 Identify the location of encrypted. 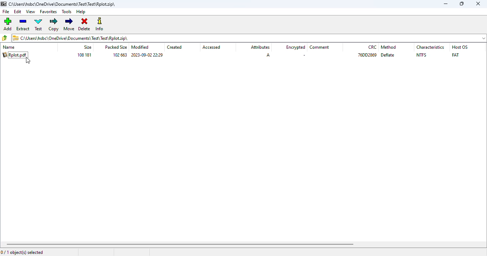
(296, 47).